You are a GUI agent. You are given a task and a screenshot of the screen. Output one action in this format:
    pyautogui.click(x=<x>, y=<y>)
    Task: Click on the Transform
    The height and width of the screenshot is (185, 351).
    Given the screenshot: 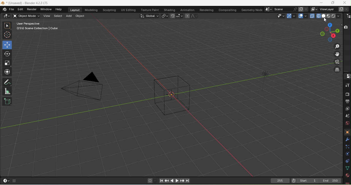 What is the action you would take?
    pyautogui.click(x=8, y=72)
    